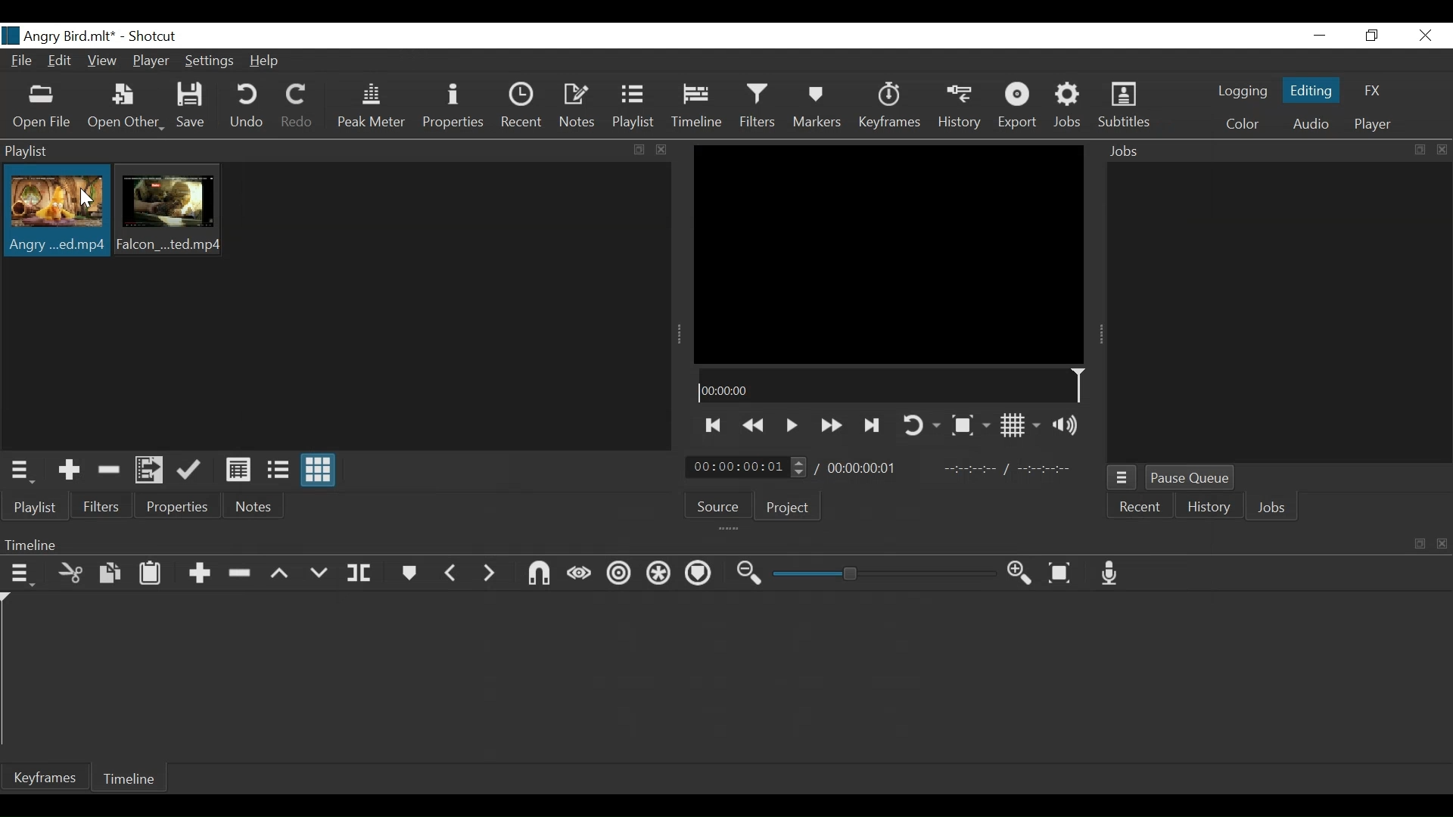  What do you see at coordinates (151, 470) in the screenshot?
I see `Add files to the playlist` at bounding box center [151, 470].